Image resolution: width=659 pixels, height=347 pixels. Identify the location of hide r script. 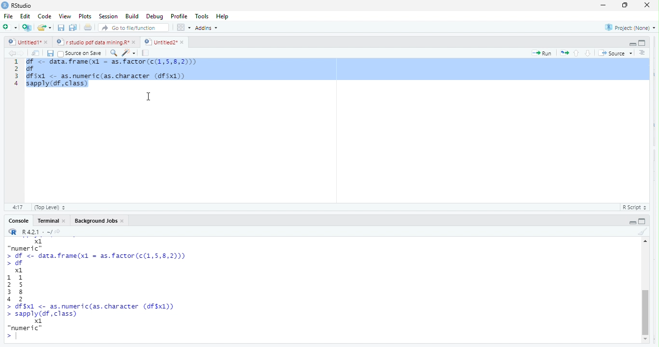
(631, 44).